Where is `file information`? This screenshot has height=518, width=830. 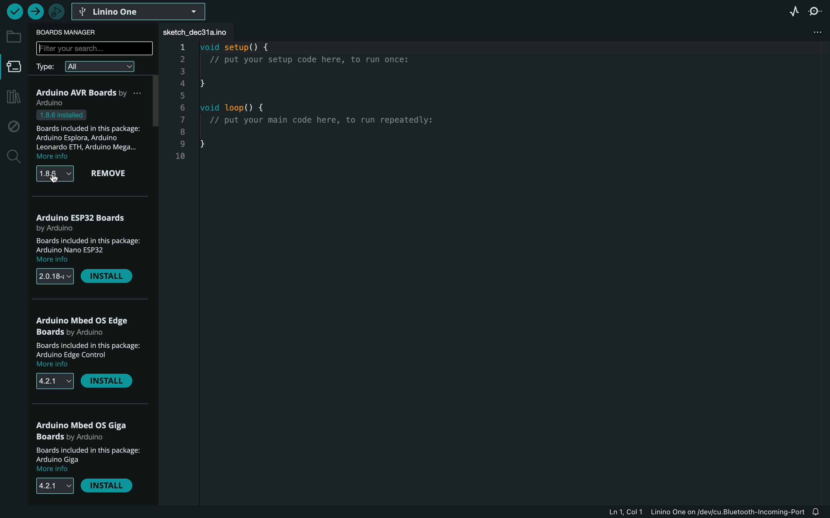
file information is located at coordinates (706, 511).